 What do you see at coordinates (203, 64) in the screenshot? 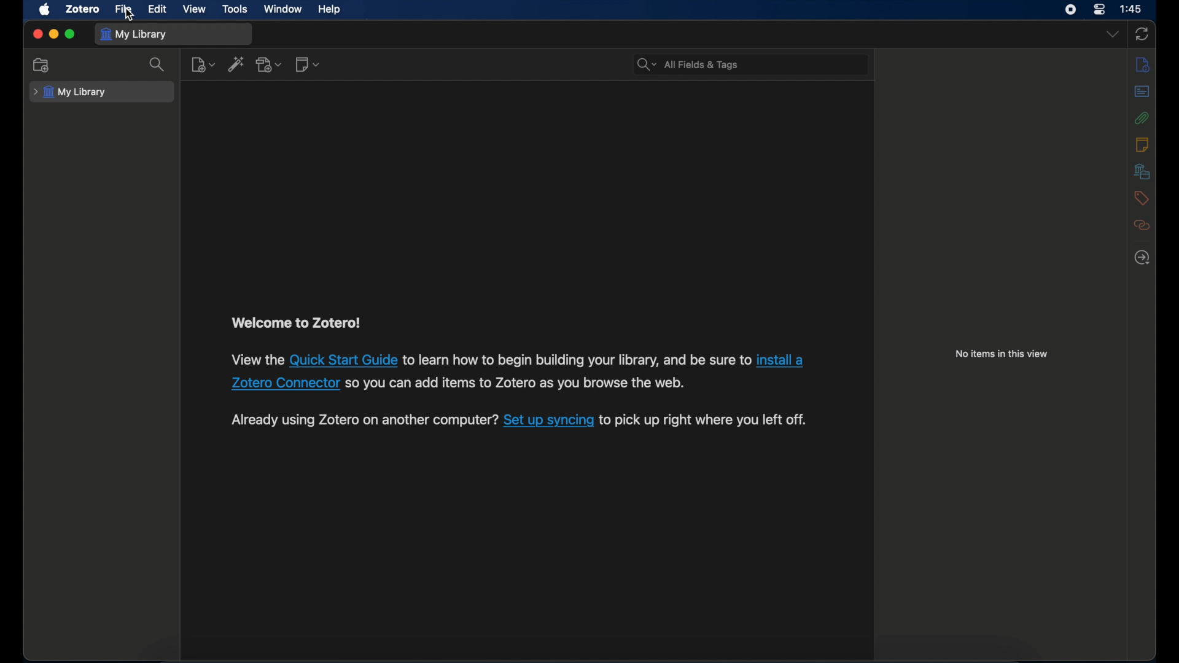
I see `new item` at bounding box center [203, 64].